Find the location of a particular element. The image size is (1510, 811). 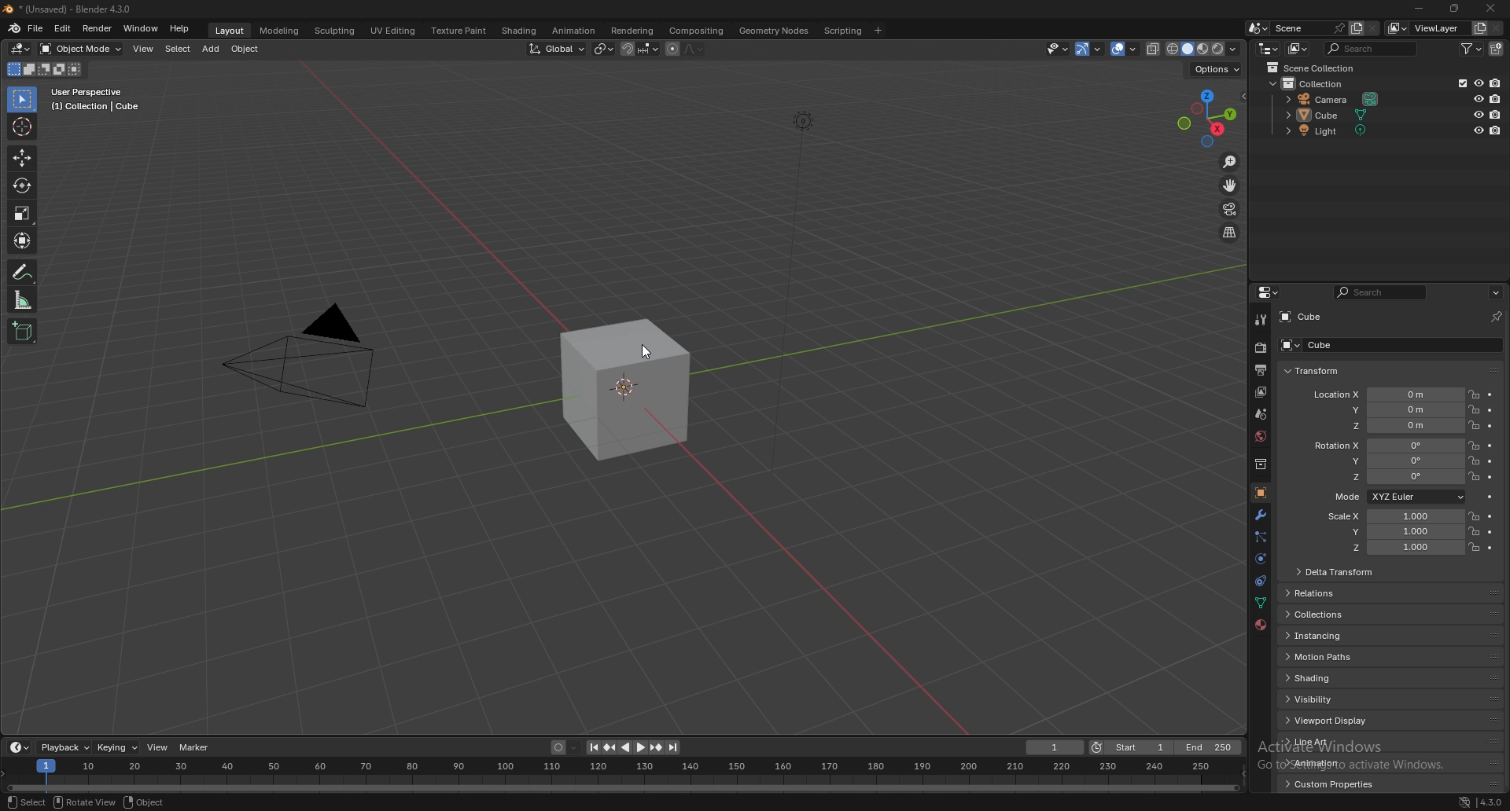

scene collection is located at coordinates (1312, 68).